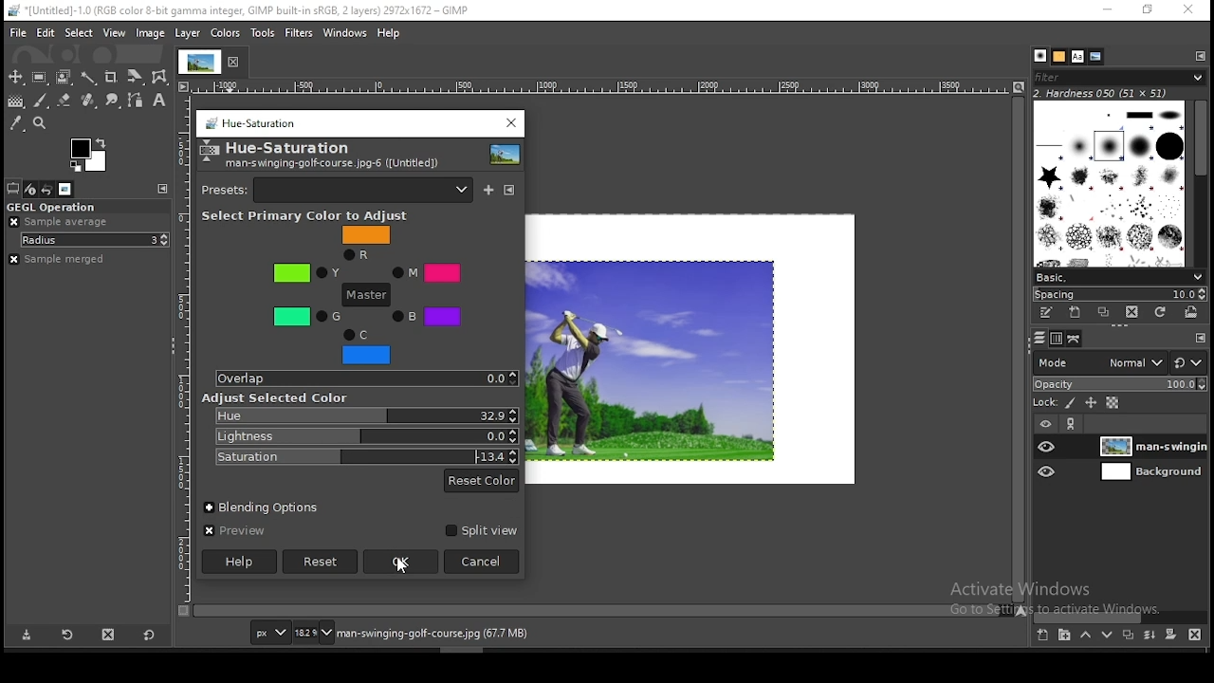 The image size is (1214, 683). I want to click on G, so click(306, 317).